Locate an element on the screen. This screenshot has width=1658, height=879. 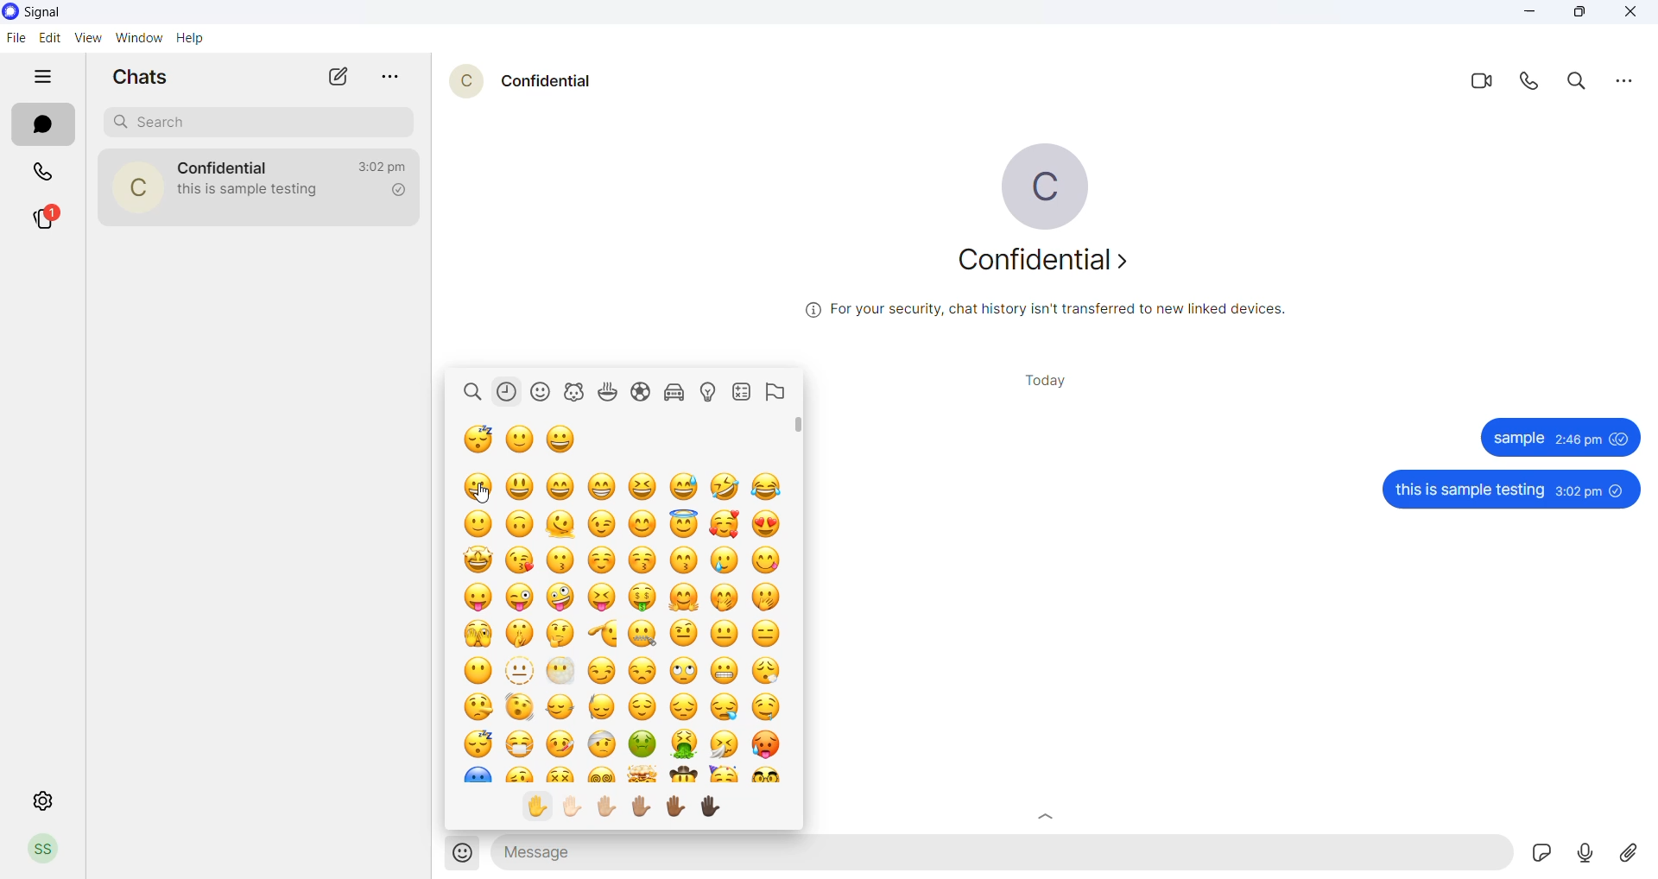
food related emojis is located at coordinates (609, 392).